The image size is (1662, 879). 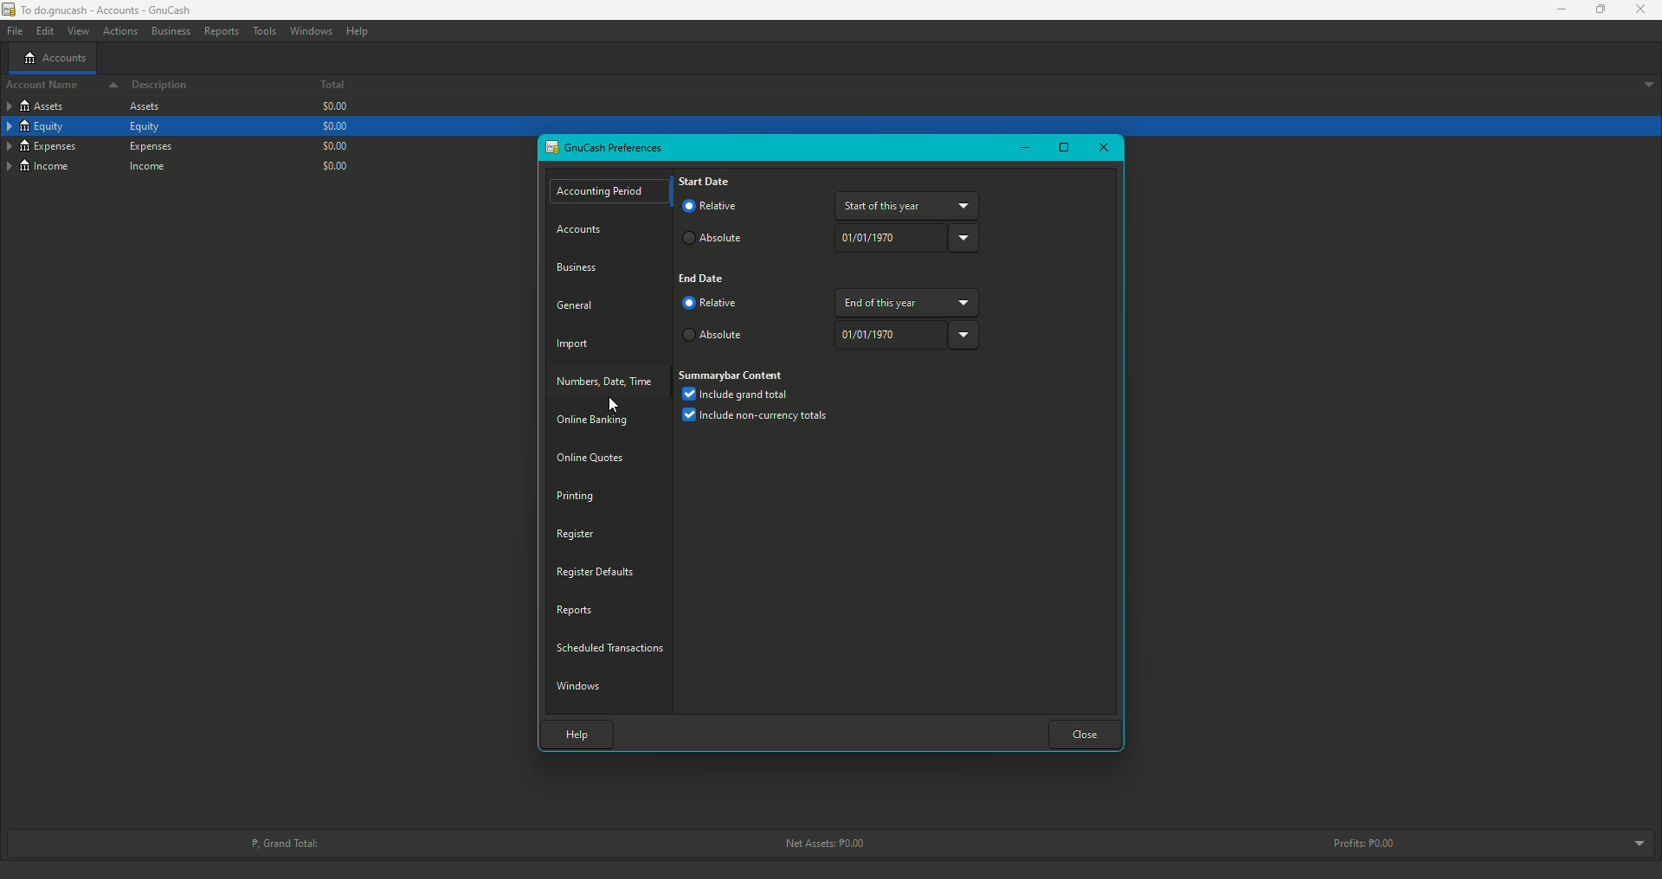 What do you see at coordinates (608, 382) in the screenshot?
I see `Numbers, Date, Time` at bounding box center [608, 382].